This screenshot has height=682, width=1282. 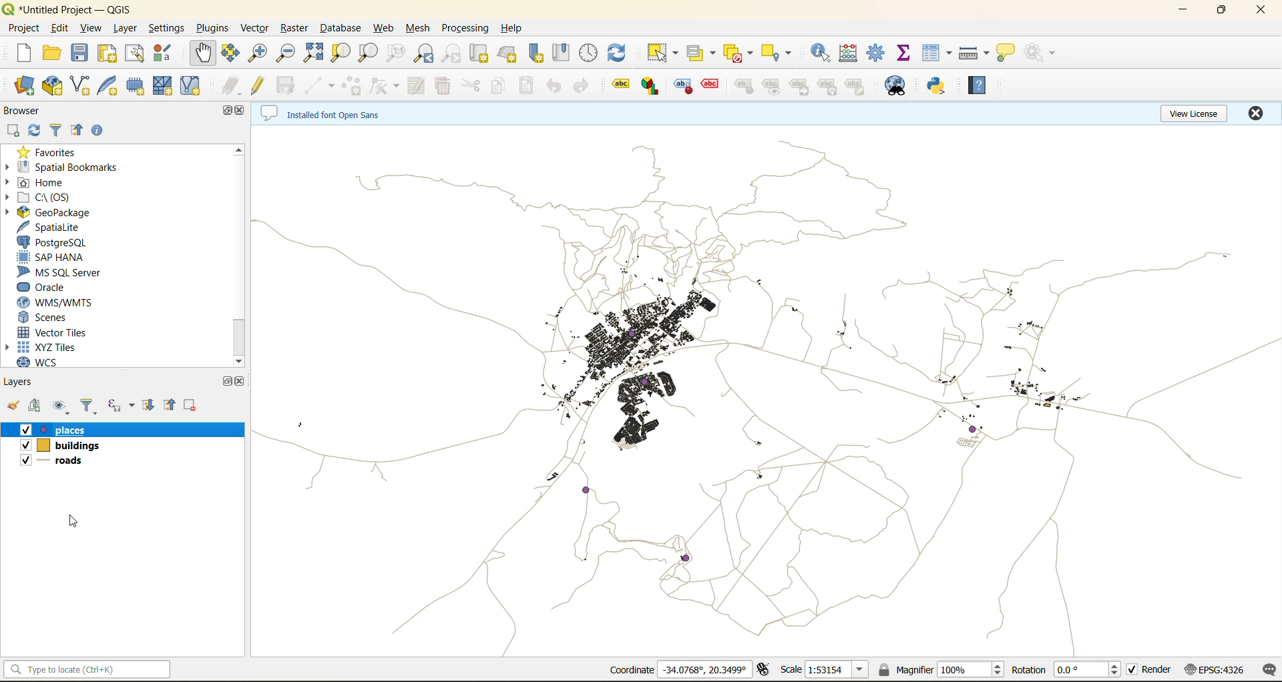 I want to click on new shapefile layer, so click(x=81, y=87).